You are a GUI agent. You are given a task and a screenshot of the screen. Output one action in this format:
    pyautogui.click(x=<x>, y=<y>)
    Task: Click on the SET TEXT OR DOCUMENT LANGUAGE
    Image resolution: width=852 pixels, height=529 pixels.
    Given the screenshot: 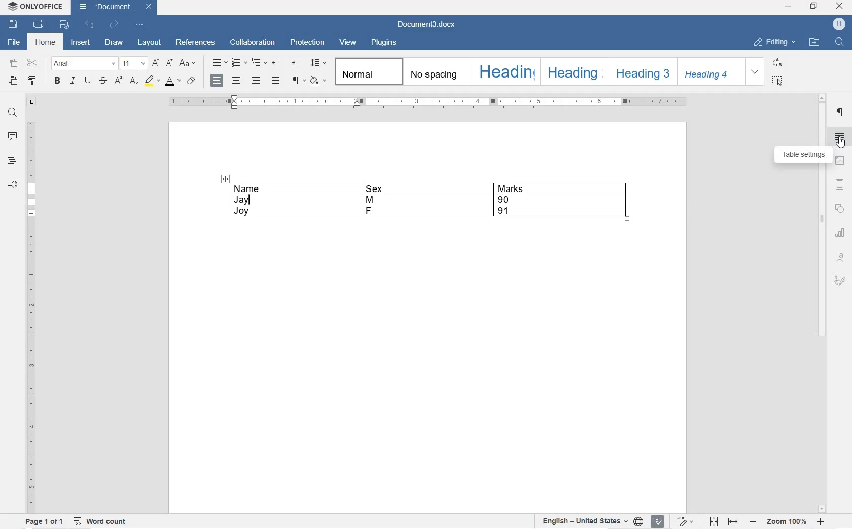 What is the action you would take?
    pyautogui.click(x=591, y=521)
    